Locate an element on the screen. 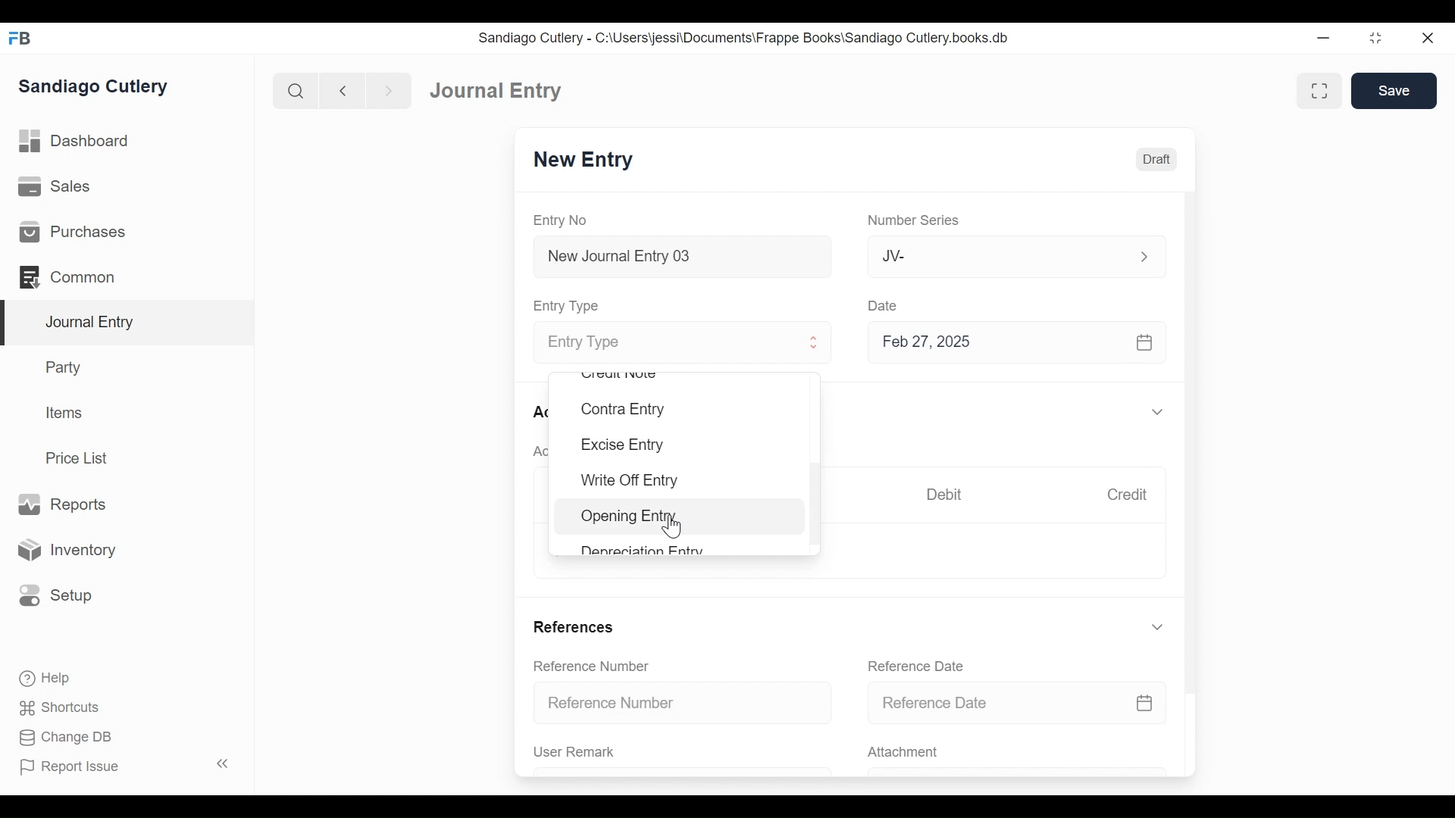 This screenshot has height=818, width=1455. Party is located at coordinates (66, 367).